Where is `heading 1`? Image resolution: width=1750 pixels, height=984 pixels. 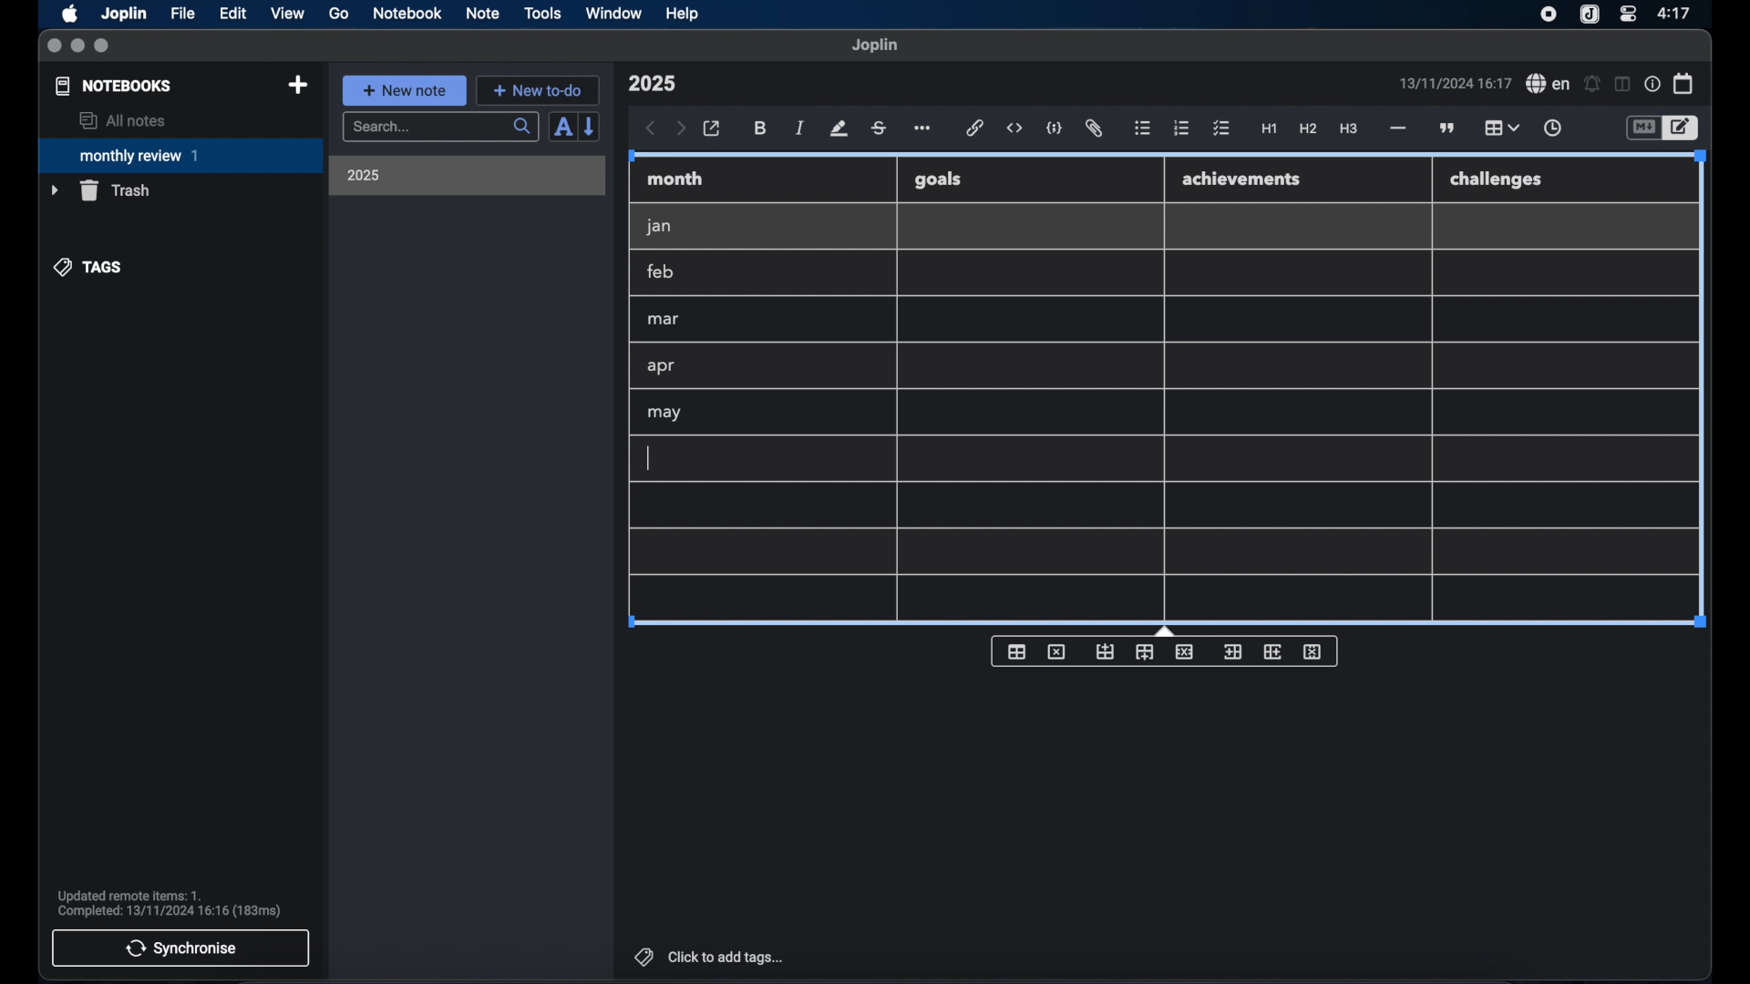 heading 1 is located at coordinates (1270, 129).